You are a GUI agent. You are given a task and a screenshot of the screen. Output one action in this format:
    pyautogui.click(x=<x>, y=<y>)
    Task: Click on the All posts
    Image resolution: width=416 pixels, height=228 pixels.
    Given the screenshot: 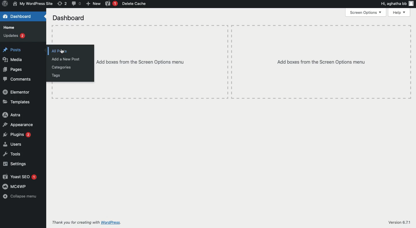 What is the action you would take?
    pyautogui.click(x=59, y=51)
    